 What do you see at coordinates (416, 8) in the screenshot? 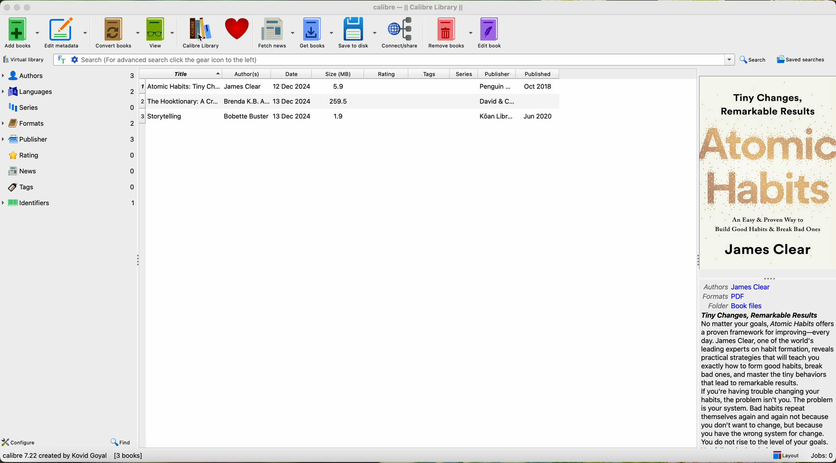
I see `calibre — || Calibre Library ||` at bounding box center [416, 8].